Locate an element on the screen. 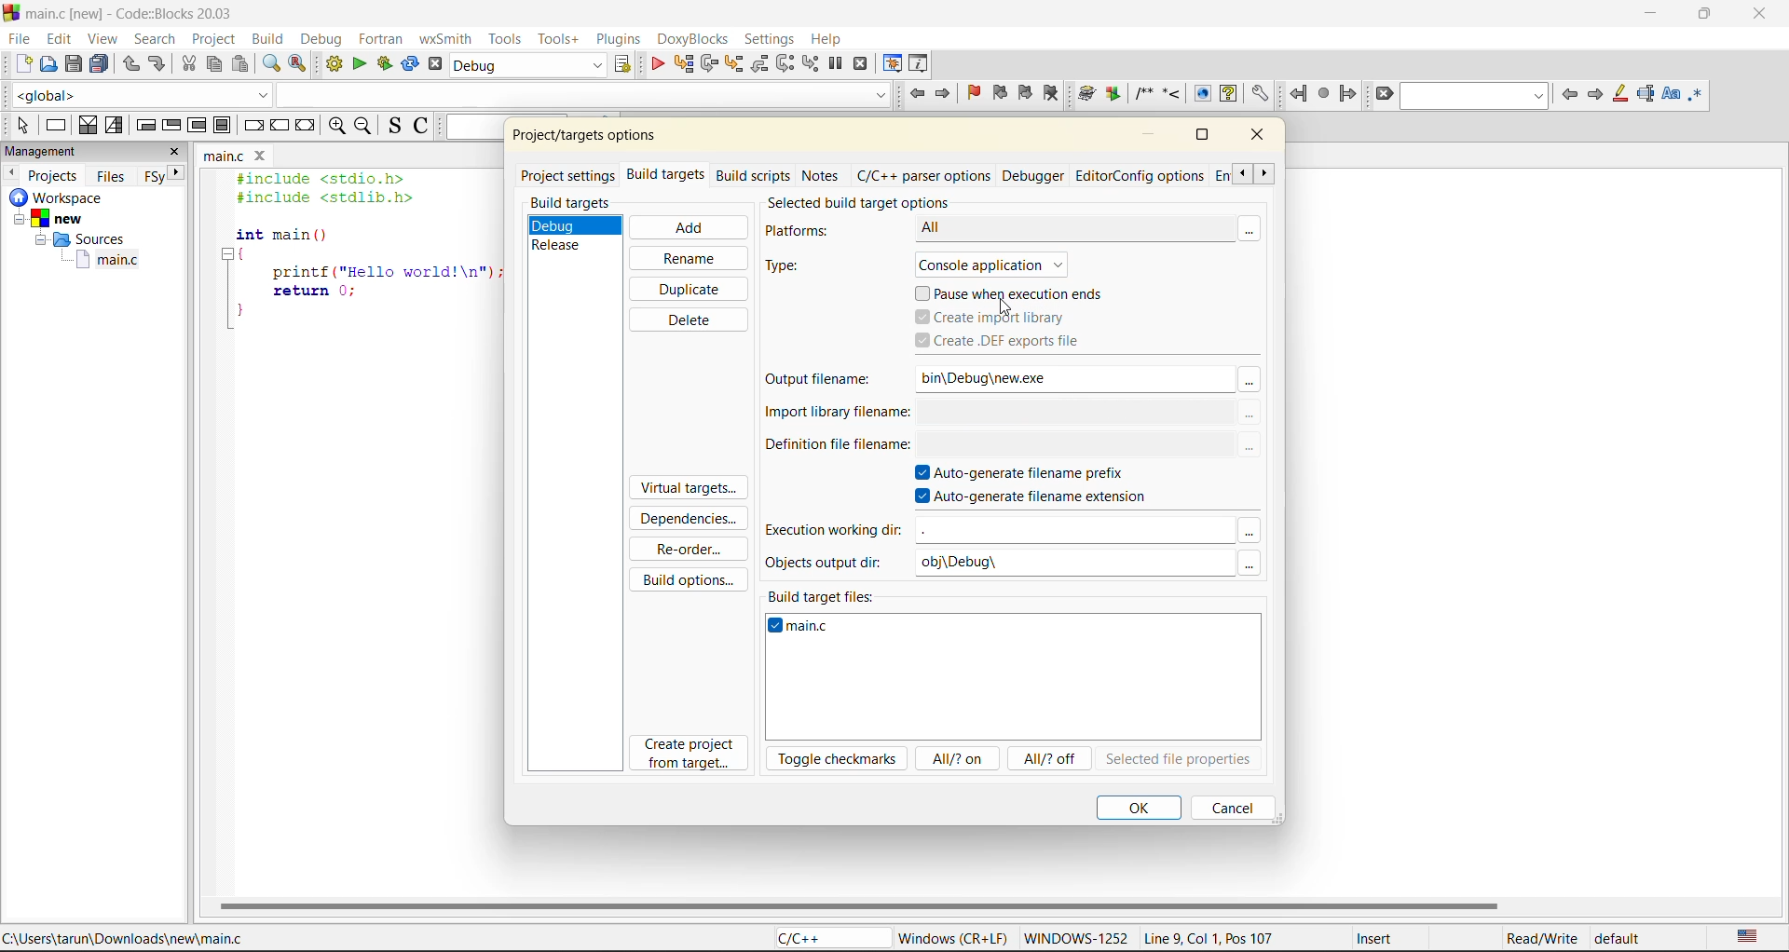  step out is located at coordinates (760, 64).